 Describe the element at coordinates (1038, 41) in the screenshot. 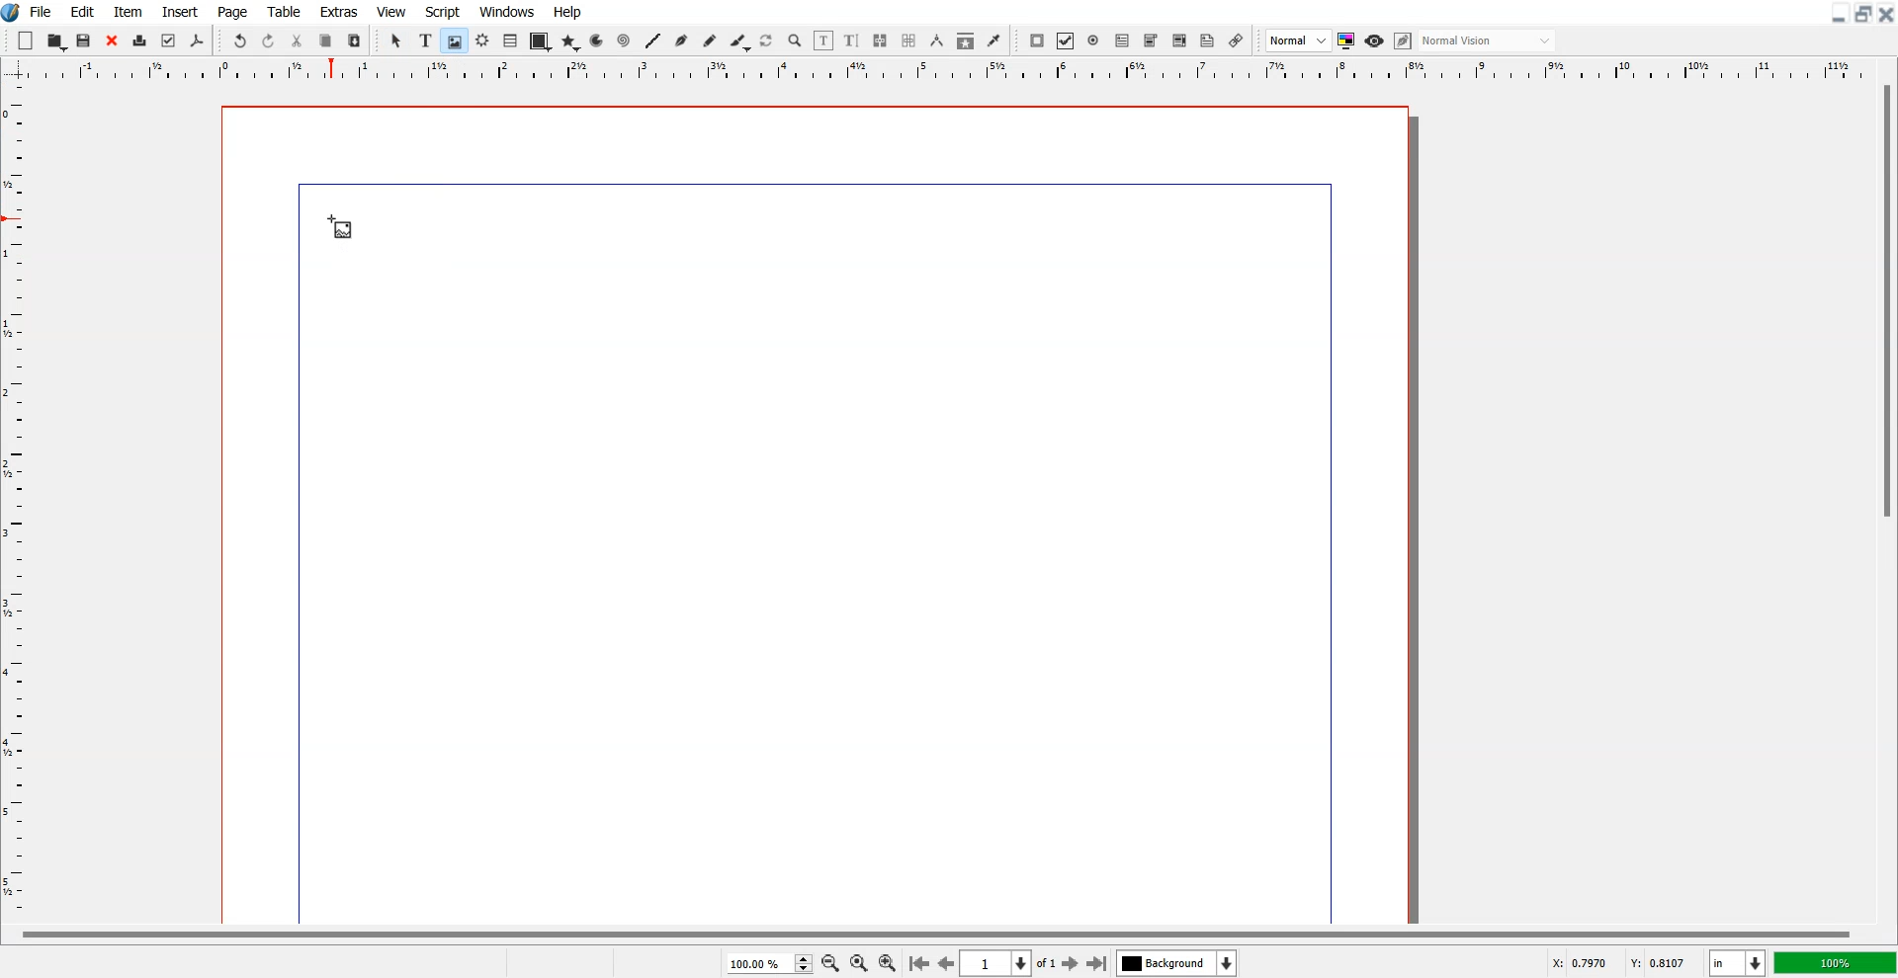

I see `PDF Push Button` at that location.